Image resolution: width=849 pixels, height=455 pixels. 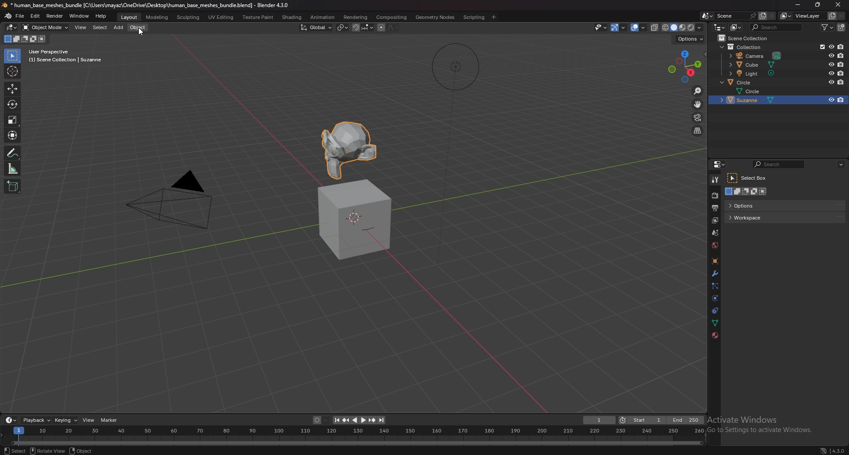 I want to click on transform pivot point, so click(x=342, y=28).